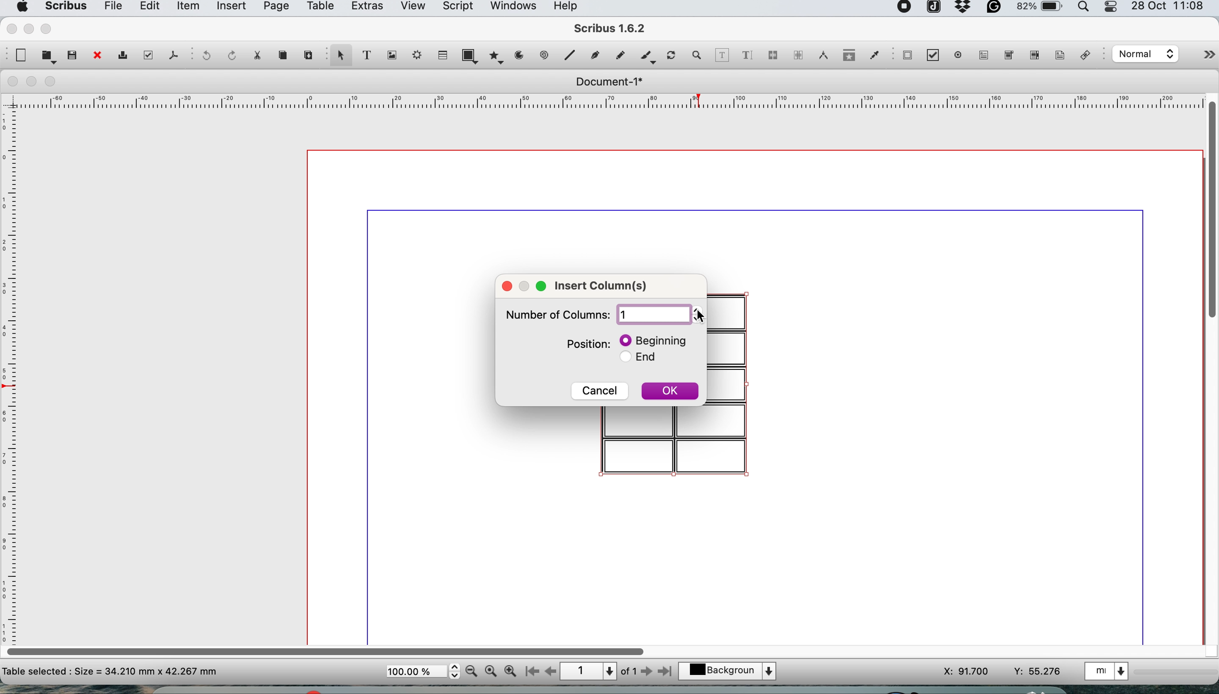 Image resolution: width=1219 pixels, height=694 pixels. I want to click on close, so click(96, 56).